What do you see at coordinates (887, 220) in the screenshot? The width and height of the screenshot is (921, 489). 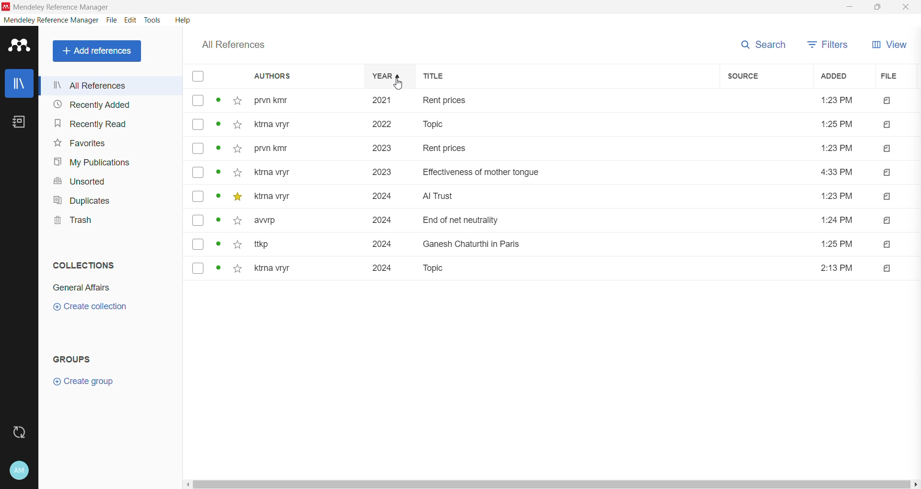 I see `file type` at bounding box center [887, 220].